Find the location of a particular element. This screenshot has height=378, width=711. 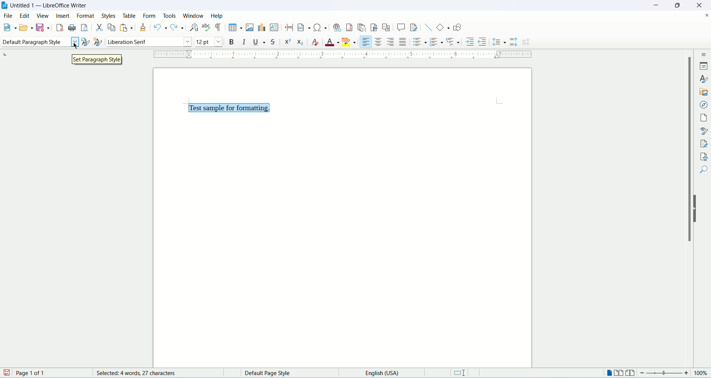

Untitled 1 -- LibreOffice Writer is located at coordinates (50, 6).